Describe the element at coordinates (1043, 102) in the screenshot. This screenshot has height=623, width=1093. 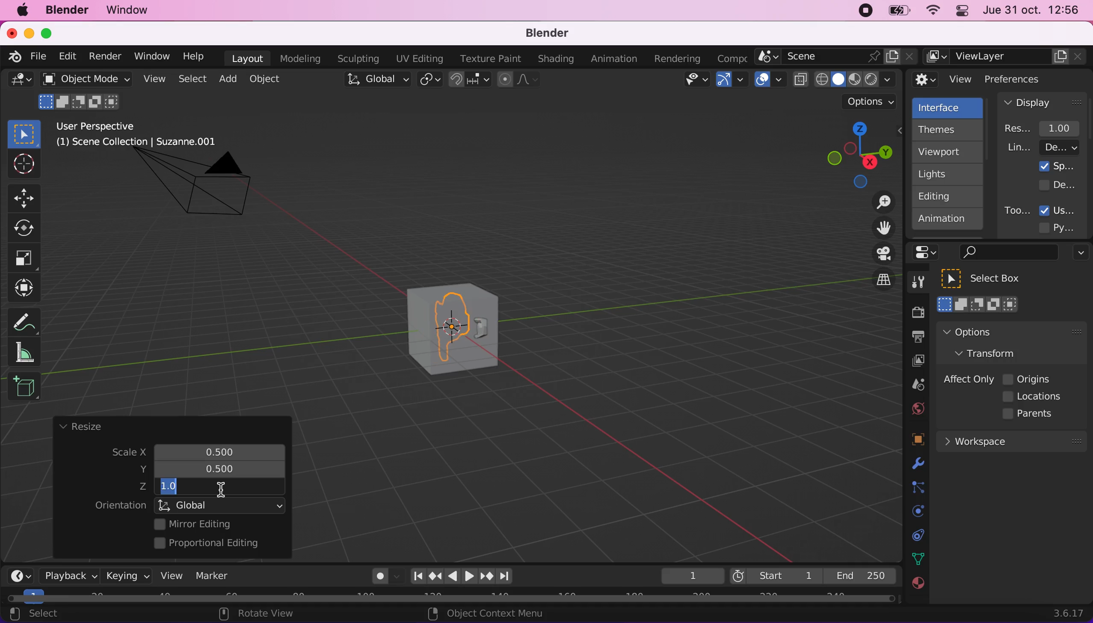
I see `display panel` at that location.